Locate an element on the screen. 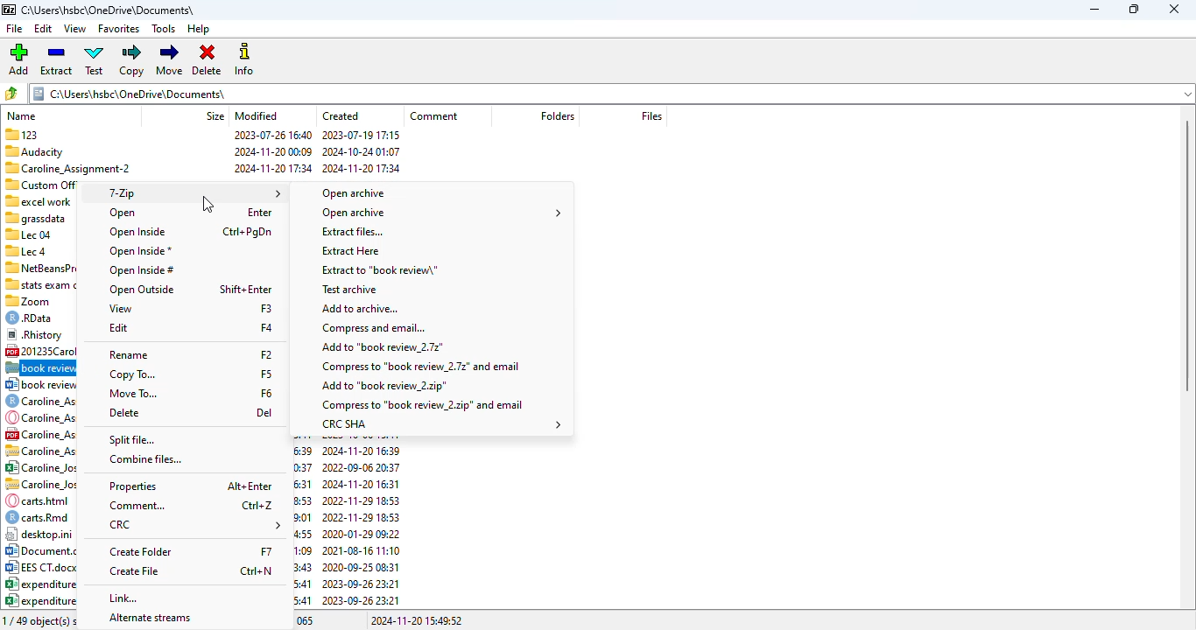 The image size is (1196, 630). shortcut for move to is located at coordinates (265, 393).